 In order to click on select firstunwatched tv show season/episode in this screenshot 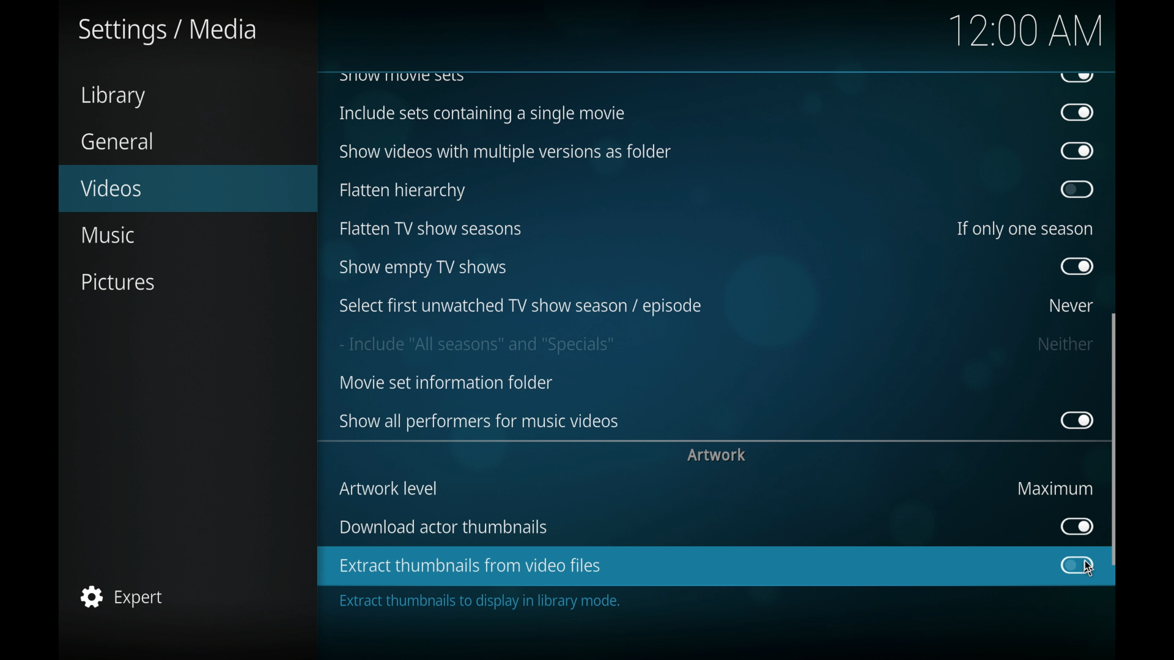, I will do `click(520, 307)`.